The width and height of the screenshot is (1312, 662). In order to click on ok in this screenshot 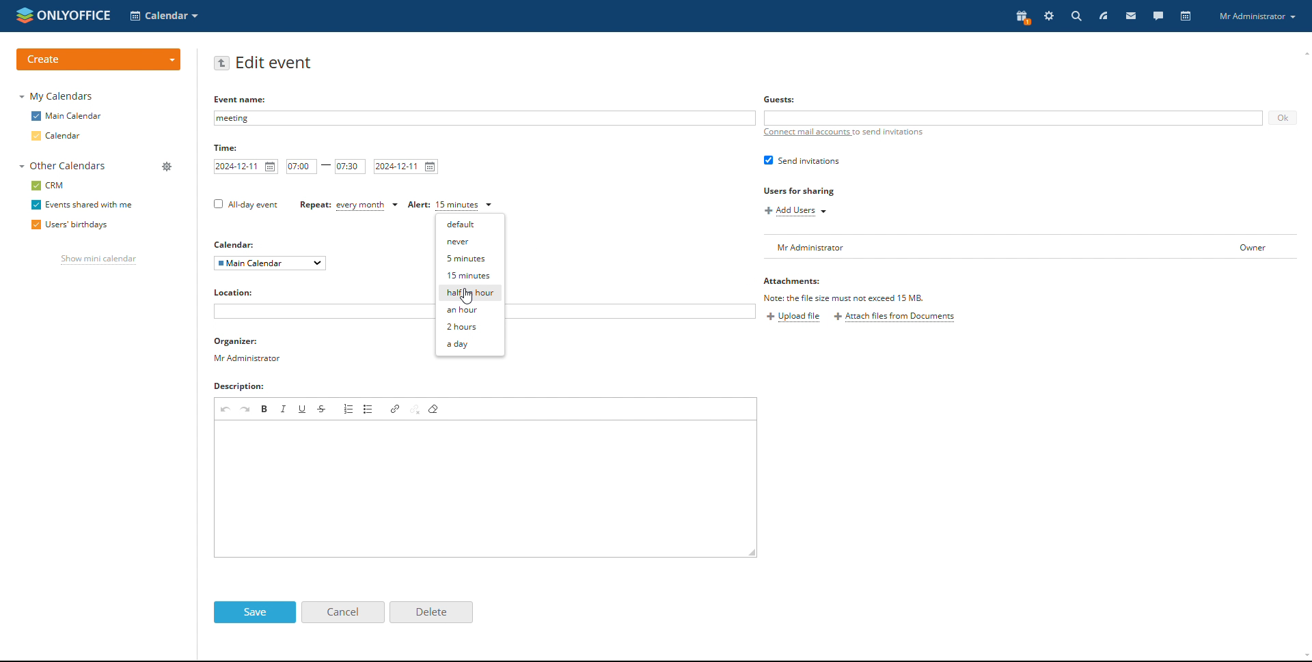, I will do `click(1283, 116)`.